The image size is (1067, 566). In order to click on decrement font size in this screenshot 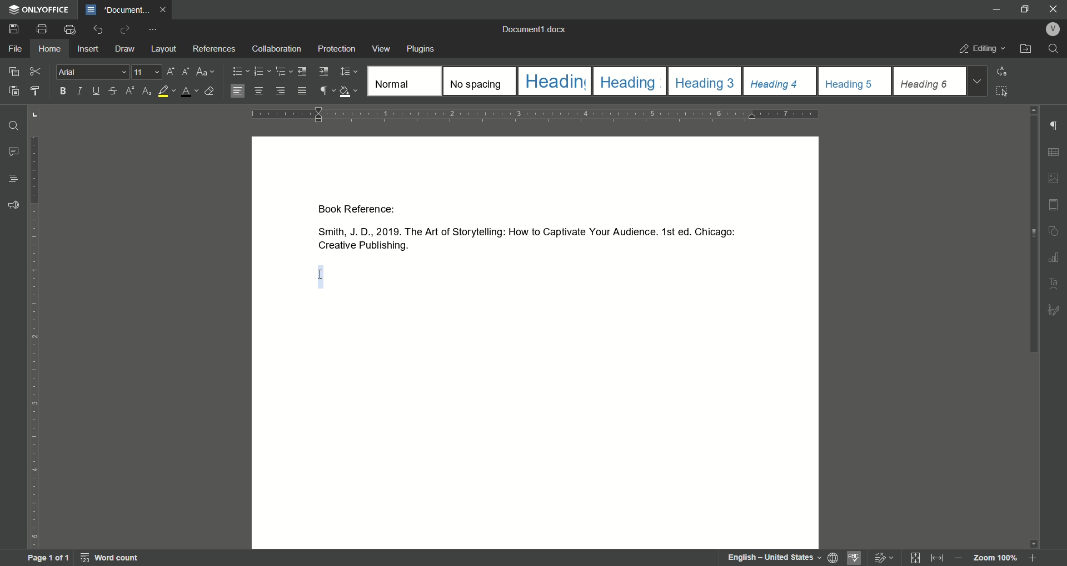, I will do `click(185, 71)`.